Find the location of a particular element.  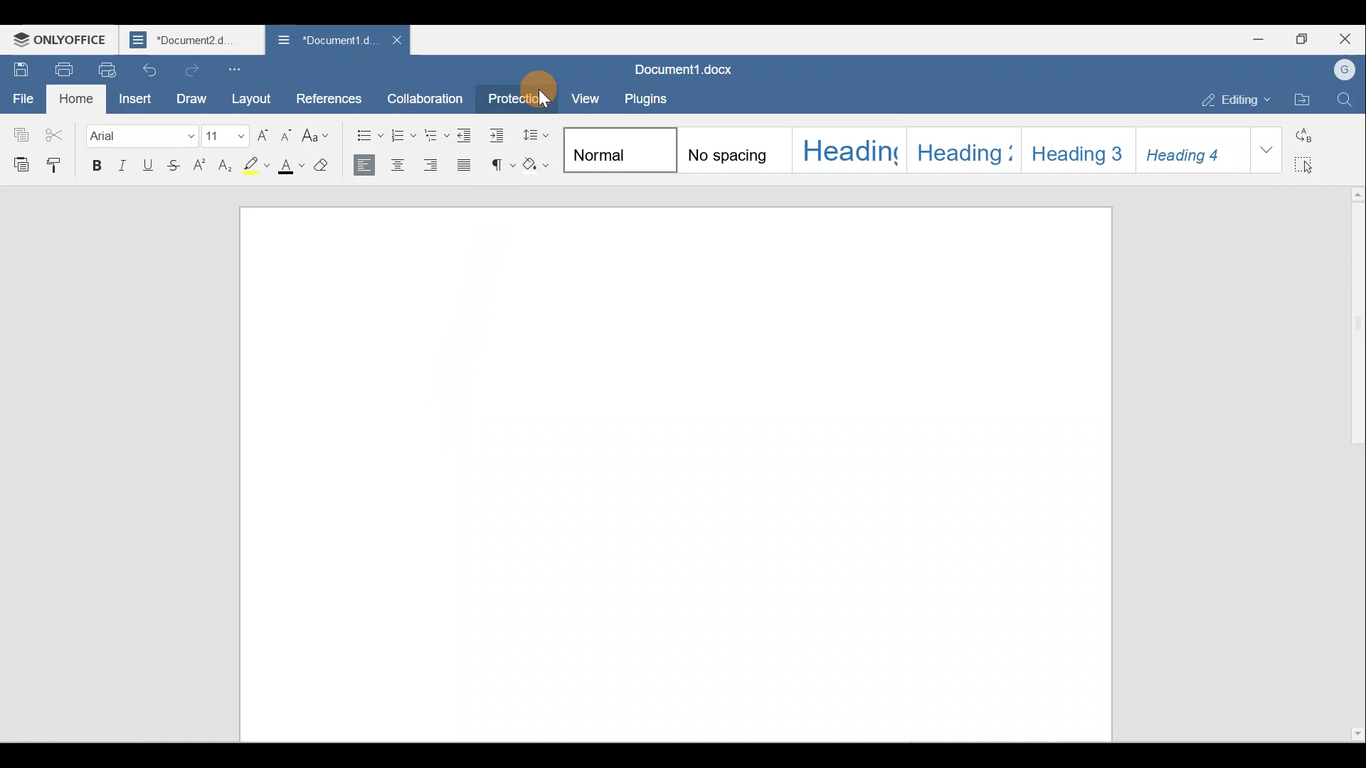

Clear style is located at coordinates (328, 167).